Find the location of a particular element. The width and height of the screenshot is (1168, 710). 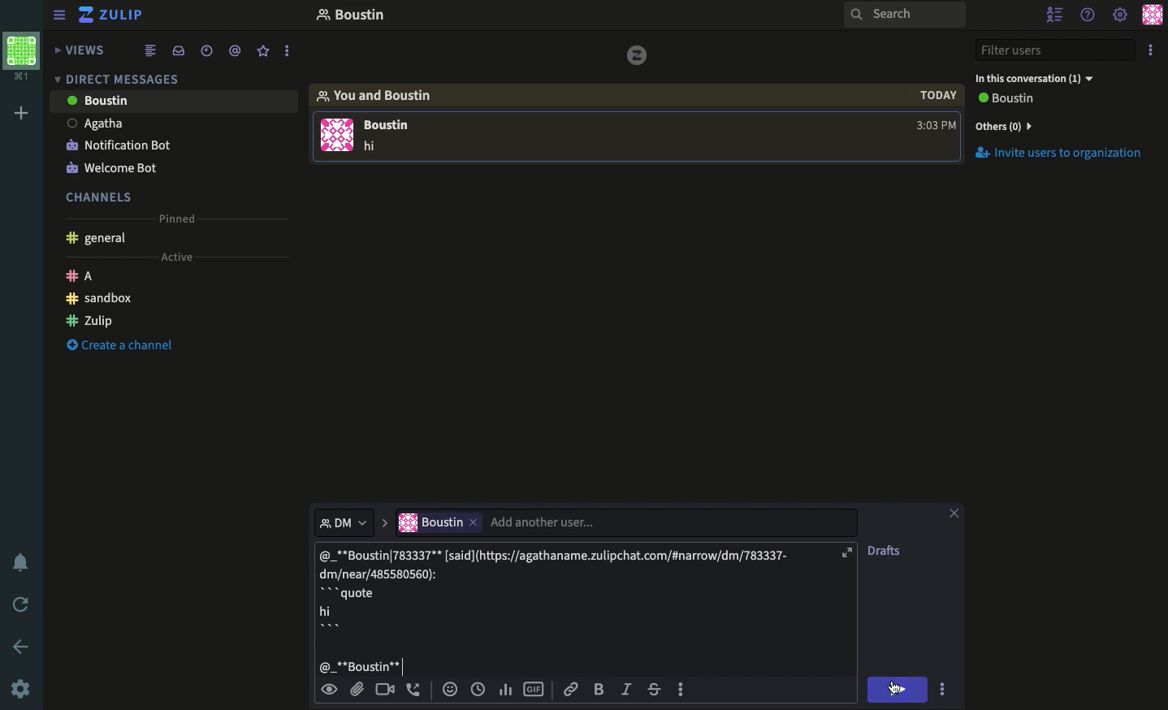

Options is located at coordinates (942, 688).